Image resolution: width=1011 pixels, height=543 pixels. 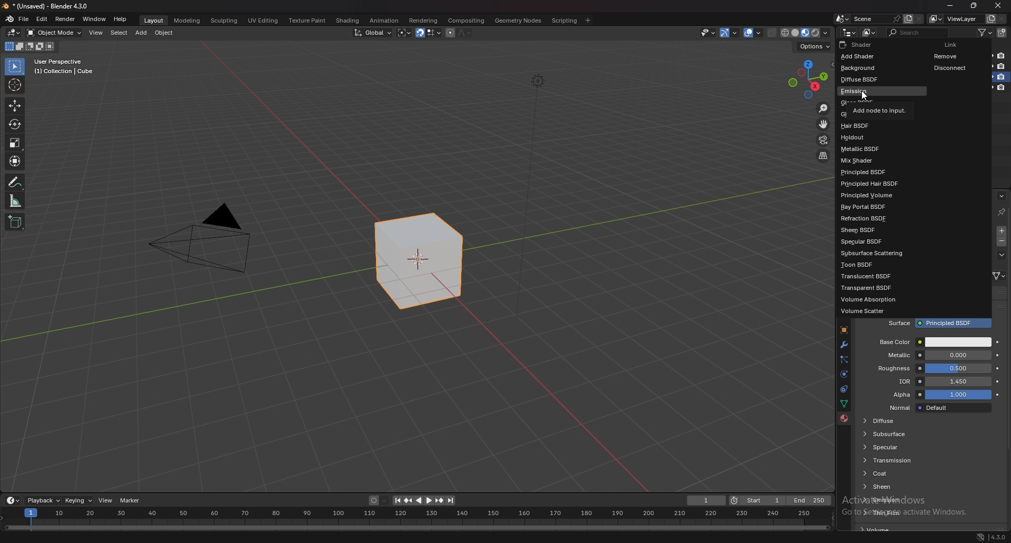 What do you see at coordinates (707, 500) in the screenshot?
I see `1` at bounding box center [707, 500].